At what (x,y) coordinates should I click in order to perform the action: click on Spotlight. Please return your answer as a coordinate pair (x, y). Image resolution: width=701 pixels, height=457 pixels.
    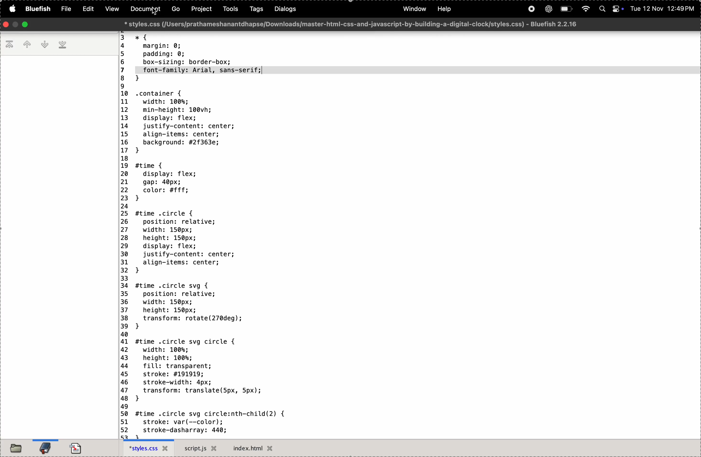
    Looking at the image, I should click on (601, 9).